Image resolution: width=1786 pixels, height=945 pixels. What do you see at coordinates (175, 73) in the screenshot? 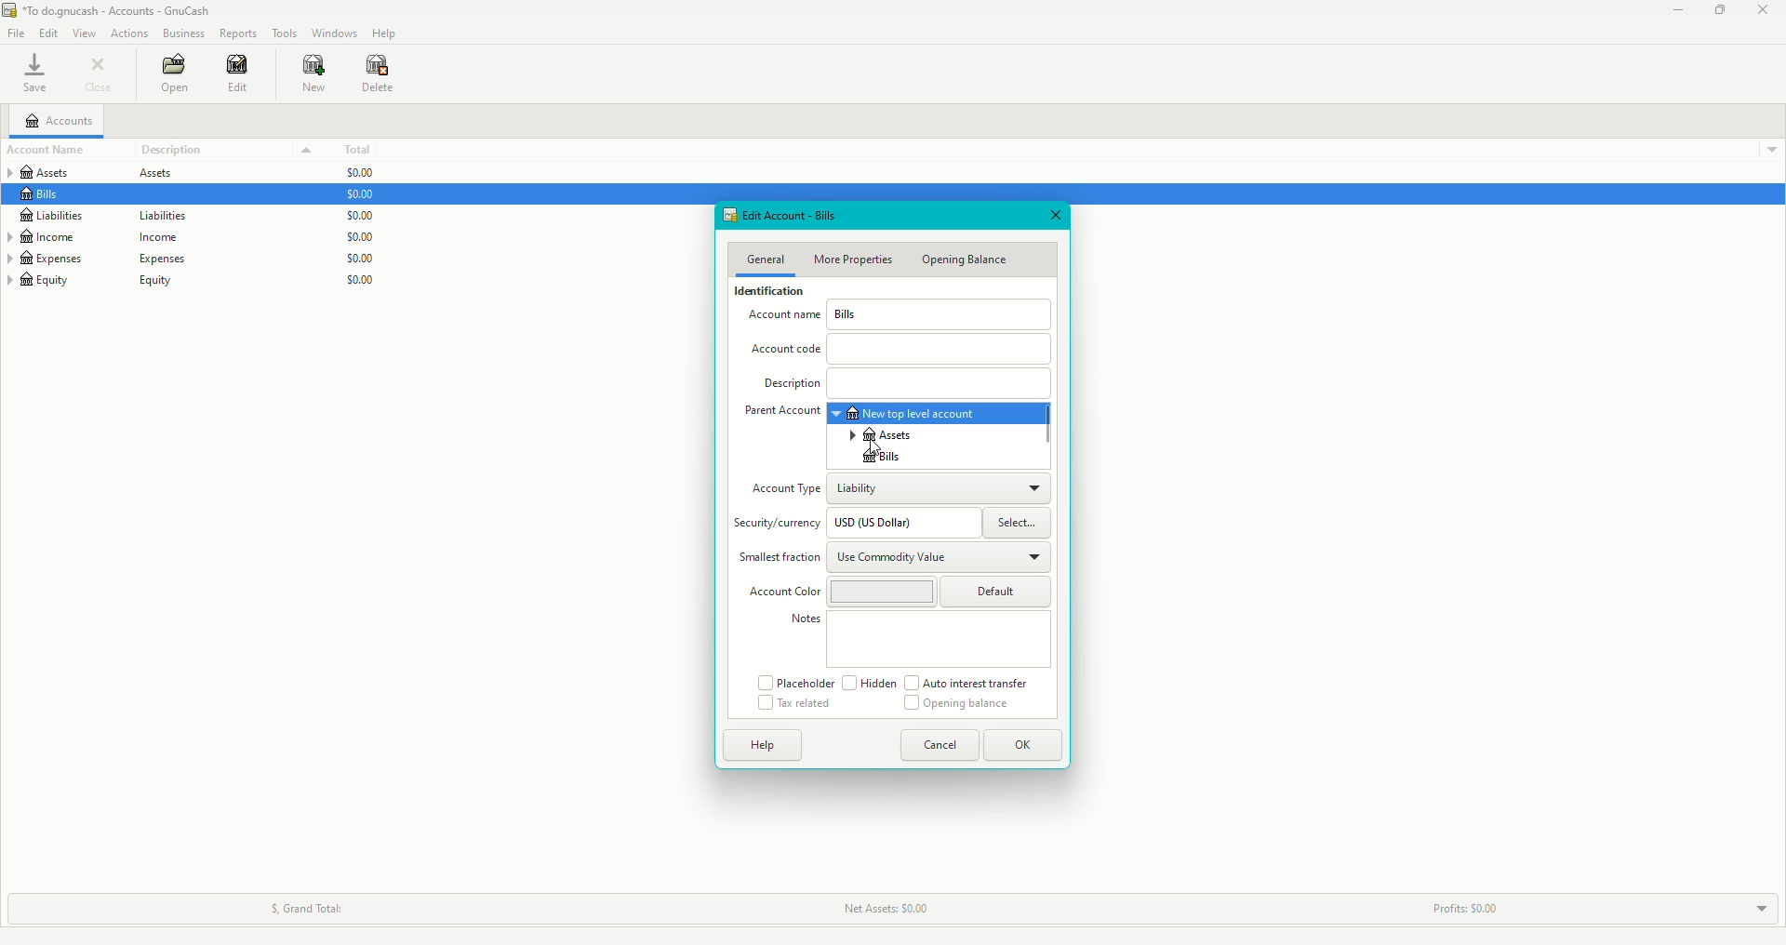
I see `Open` at bounding box center [175, 73].